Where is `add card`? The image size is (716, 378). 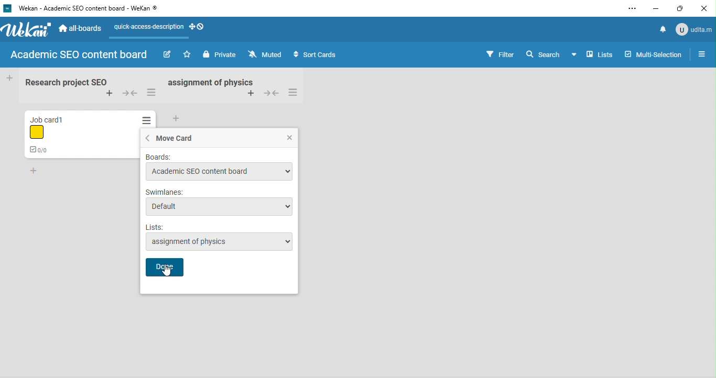
add card is located at coordinates (35, 170).